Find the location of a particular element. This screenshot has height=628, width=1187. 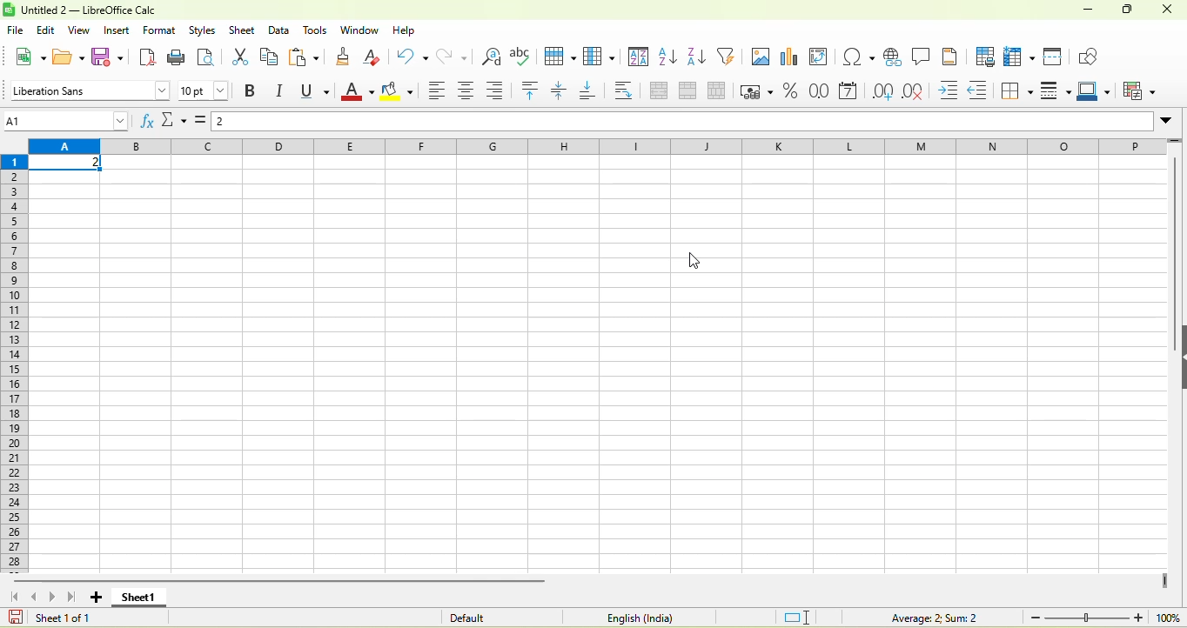

merge and center is located at coordinates (665, 92).